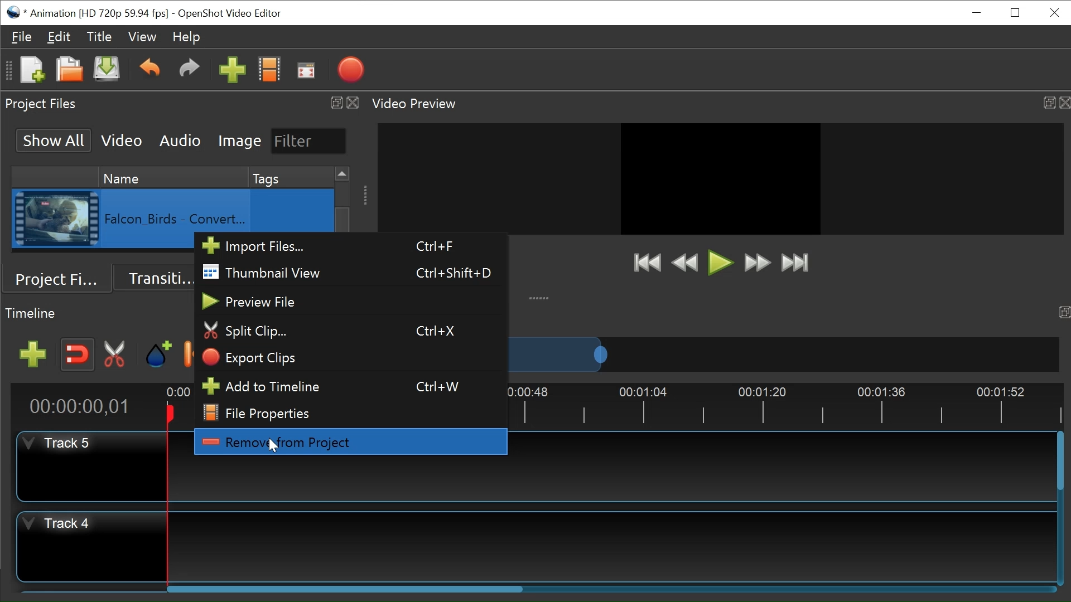  What do you see at coordinates (349, 272) in the screenshot?
I see `Thumbnail View` at bounding box center [349, 272].